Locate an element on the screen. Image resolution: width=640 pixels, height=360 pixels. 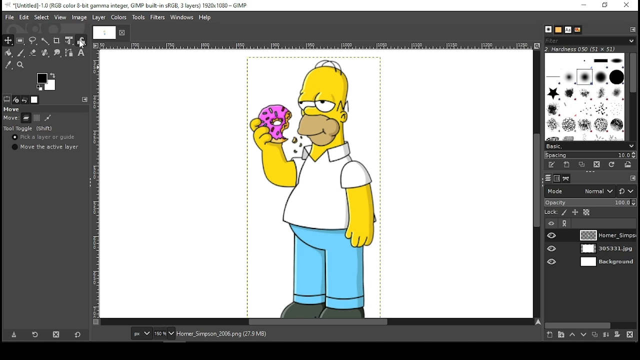
edit this brush is located at coordinates (551, 165).